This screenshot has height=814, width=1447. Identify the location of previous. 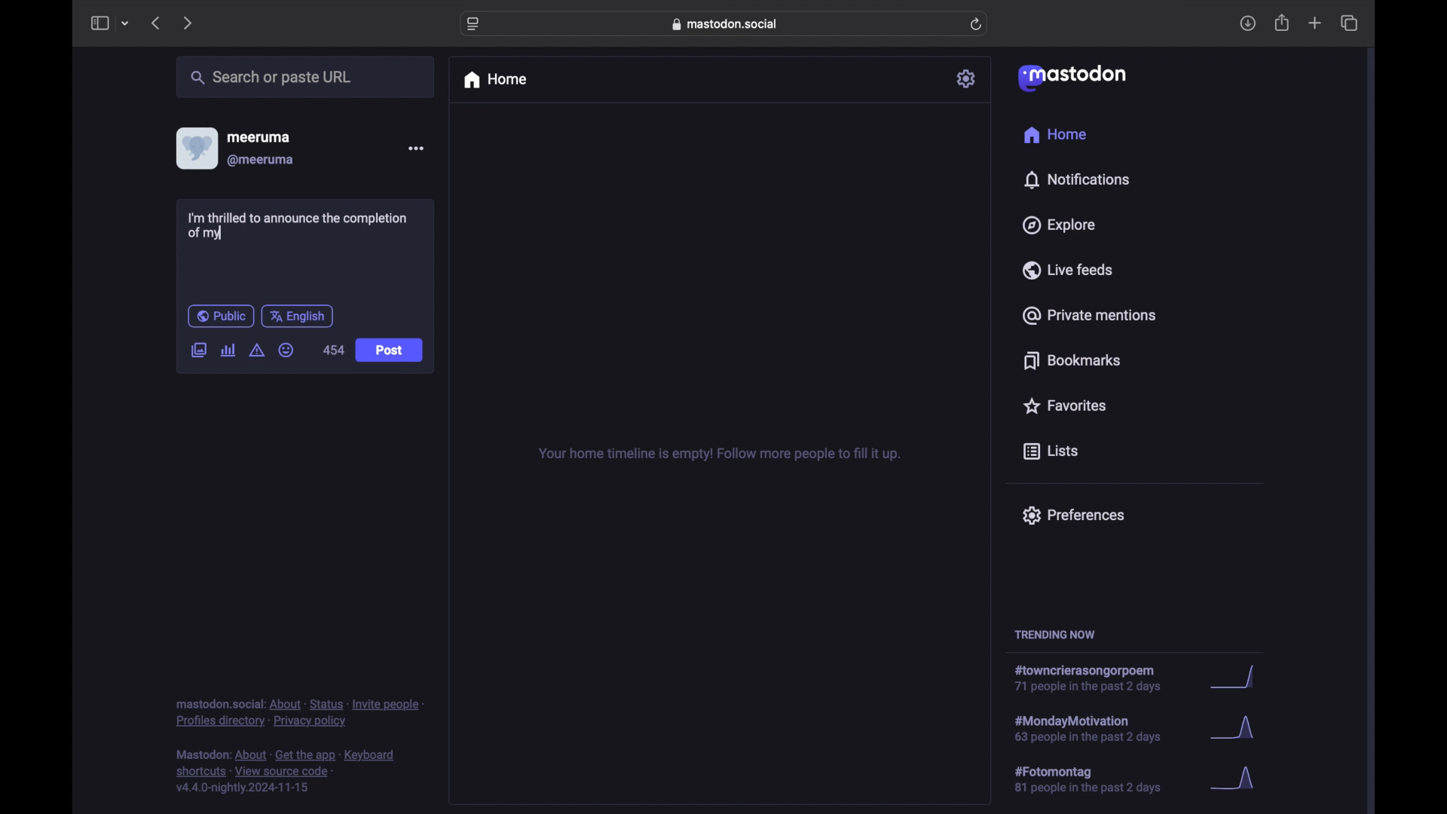
(155, 23).